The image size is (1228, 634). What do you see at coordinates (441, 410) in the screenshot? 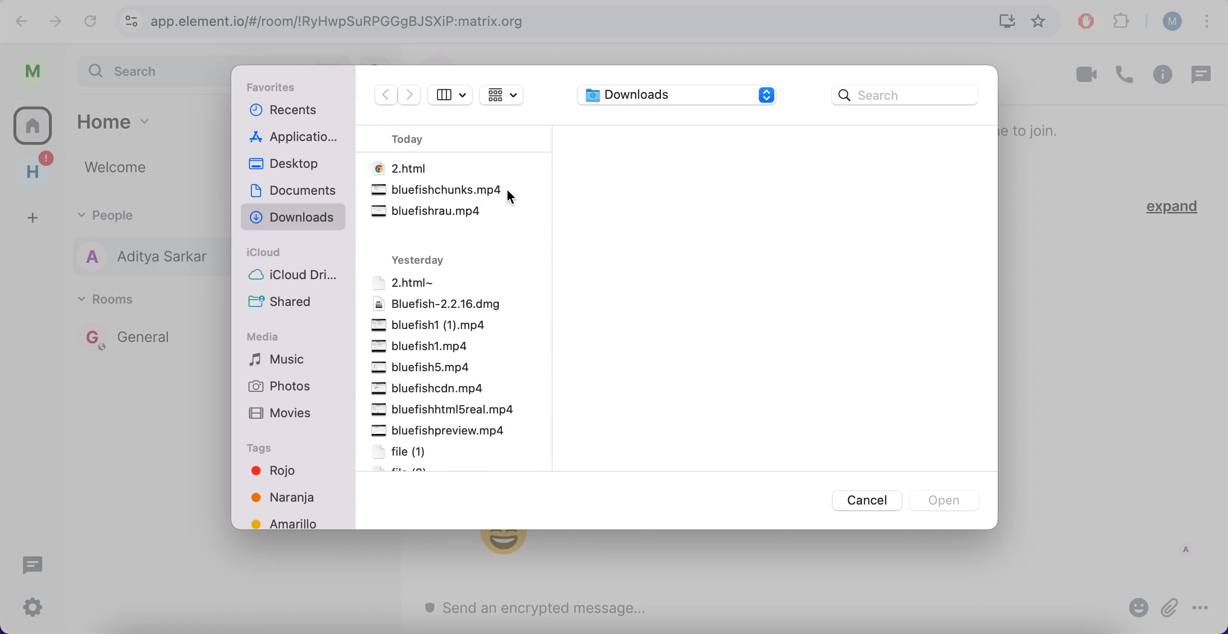
I see `file` at bounding box center [441, 410].